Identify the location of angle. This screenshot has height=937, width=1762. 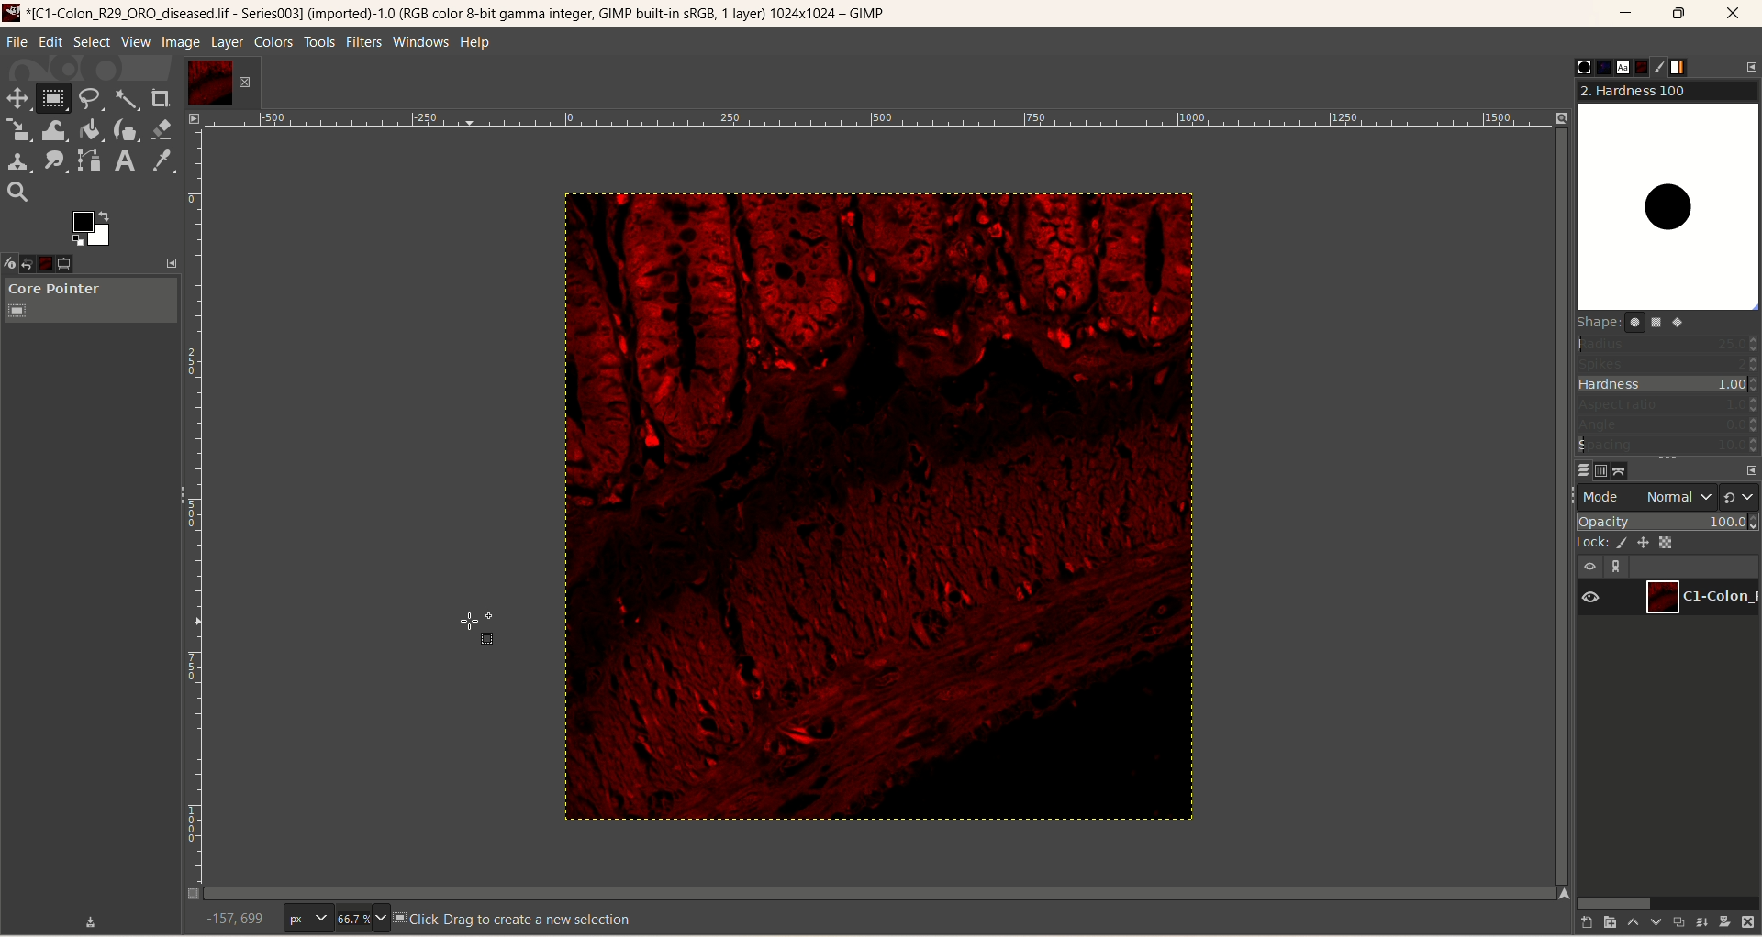
(1668, 424).